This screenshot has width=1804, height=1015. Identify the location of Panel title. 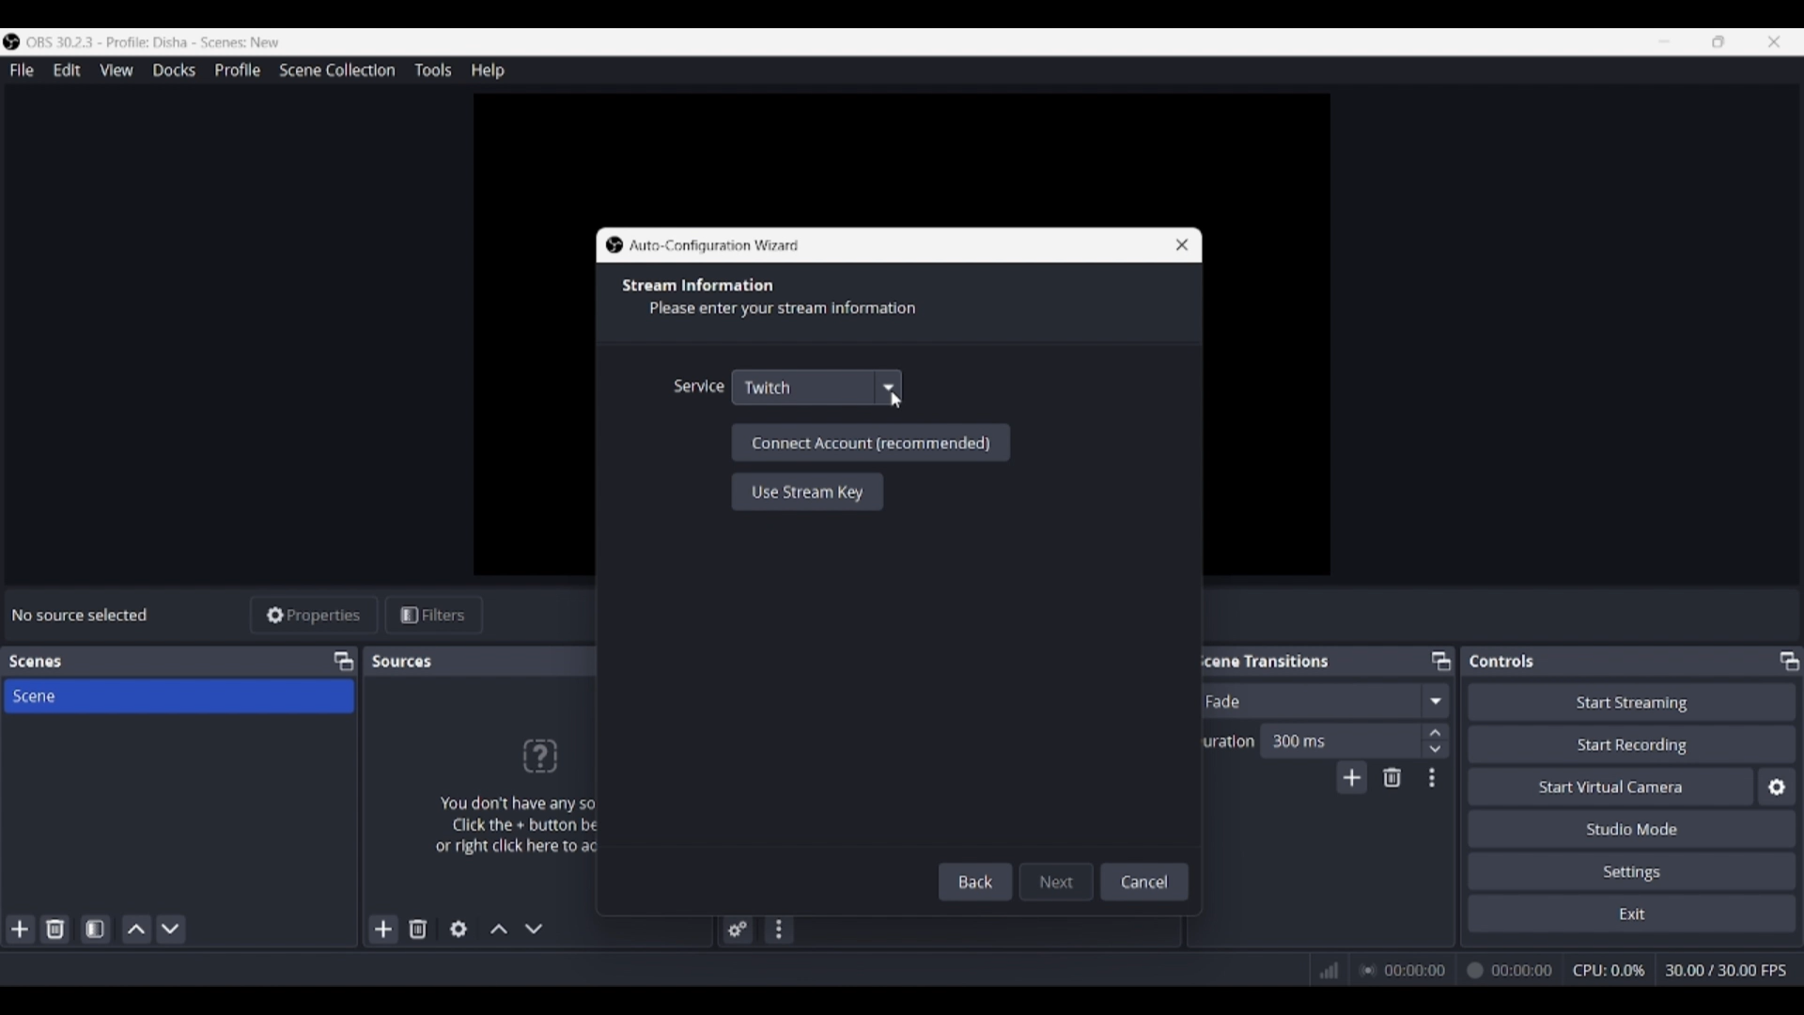
(1502, 661).